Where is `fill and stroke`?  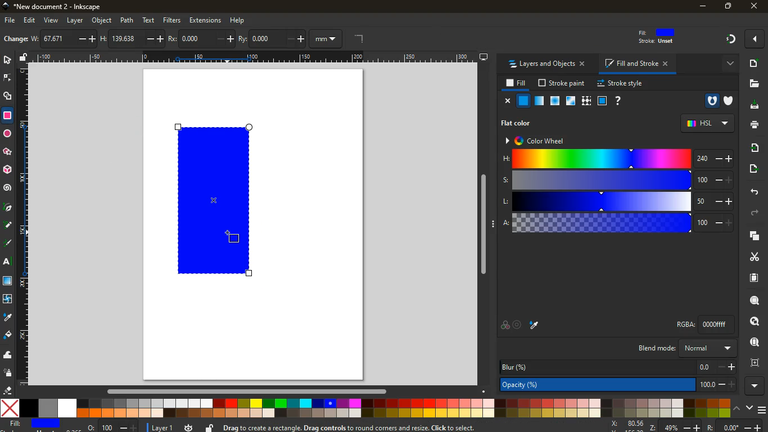
fill and stroke is located at coordinates (636, 64).